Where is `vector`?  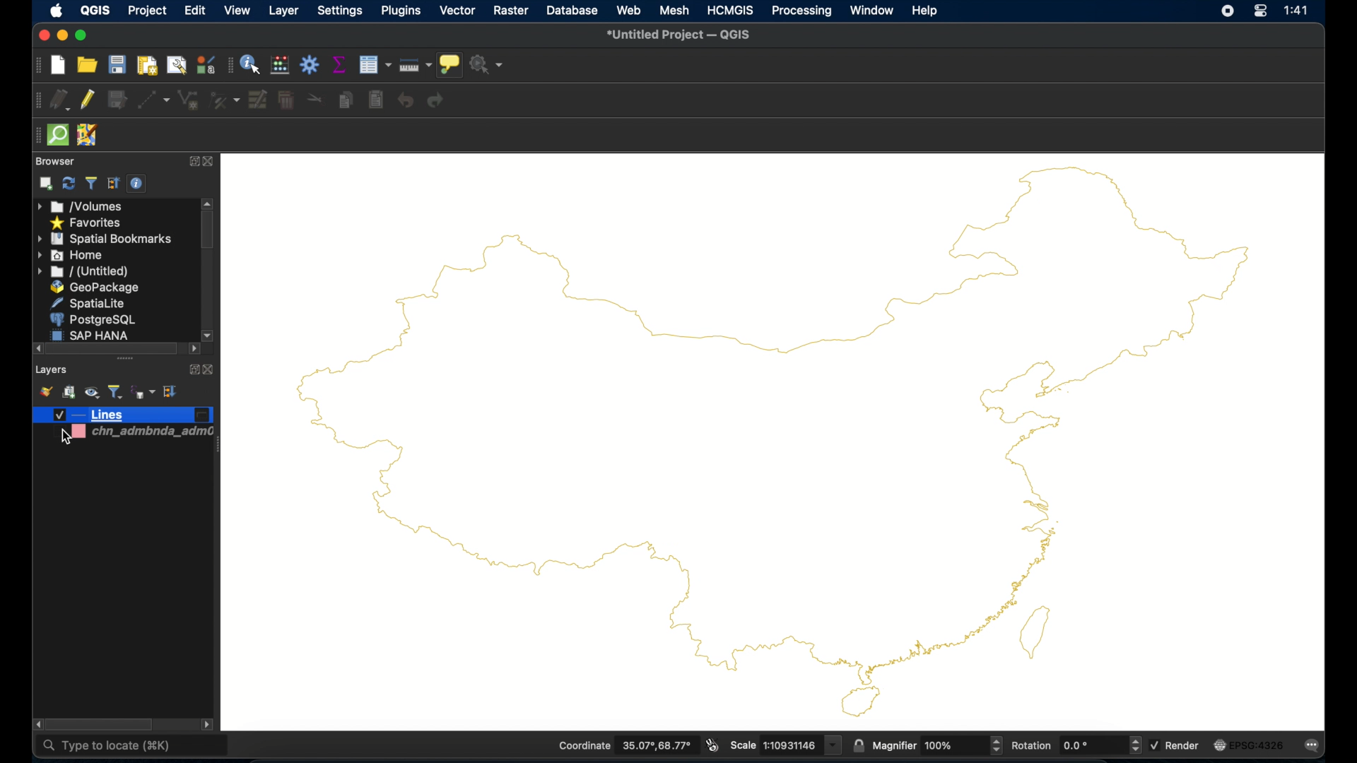 vector is located at coordinates (457, 11).